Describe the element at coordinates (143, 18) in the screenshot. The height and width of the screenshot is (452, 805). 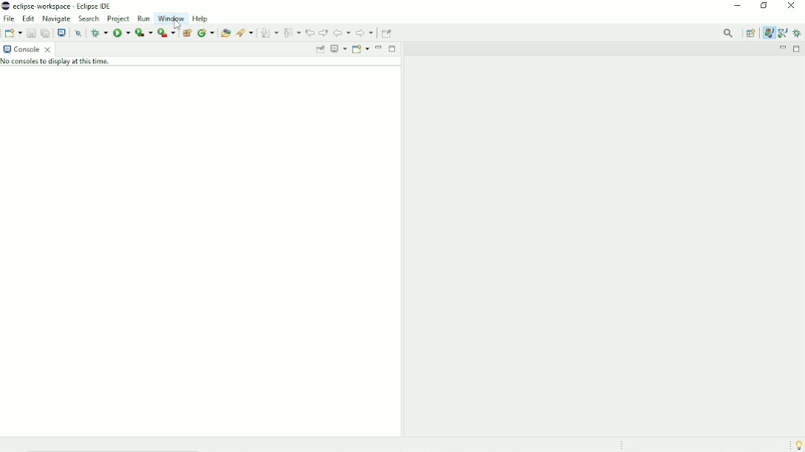
I see `Run` at that location.